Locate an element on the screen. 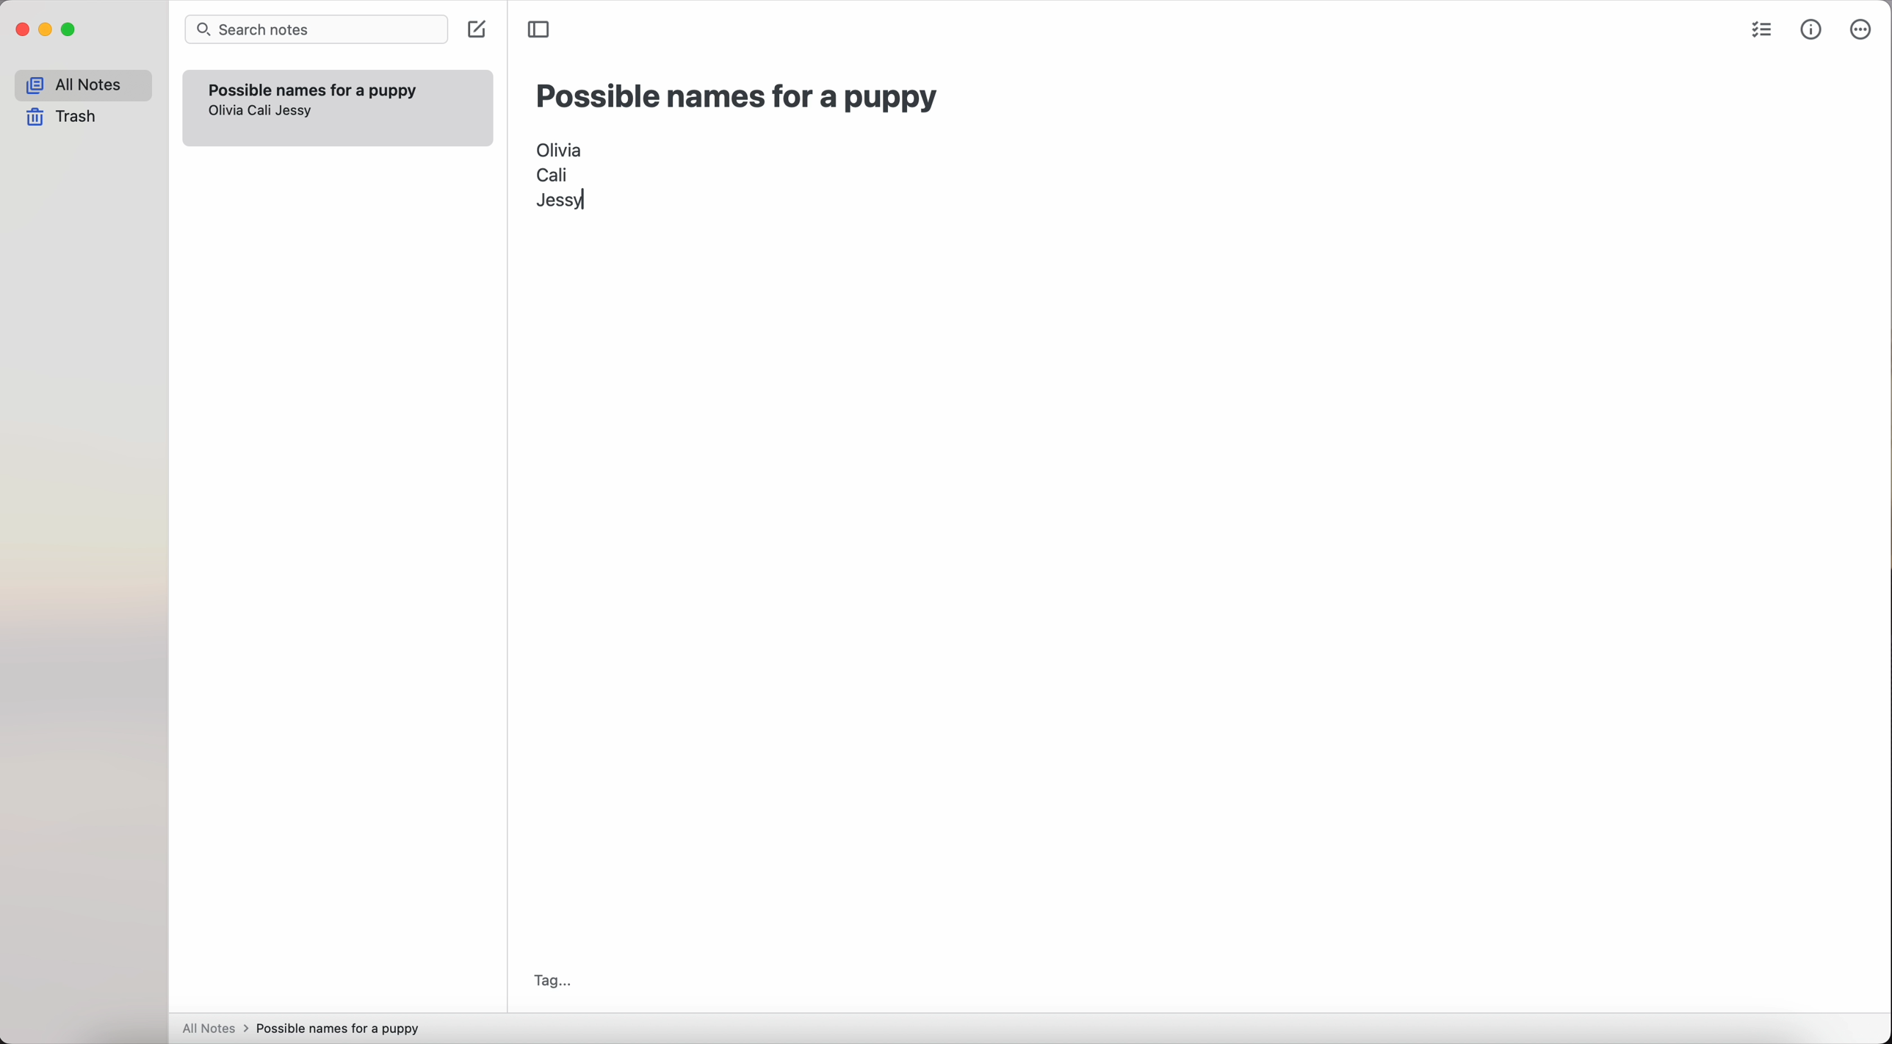 The height and width of the screenshot is (1044, 1892). trash is located at coordinates (66, 118).